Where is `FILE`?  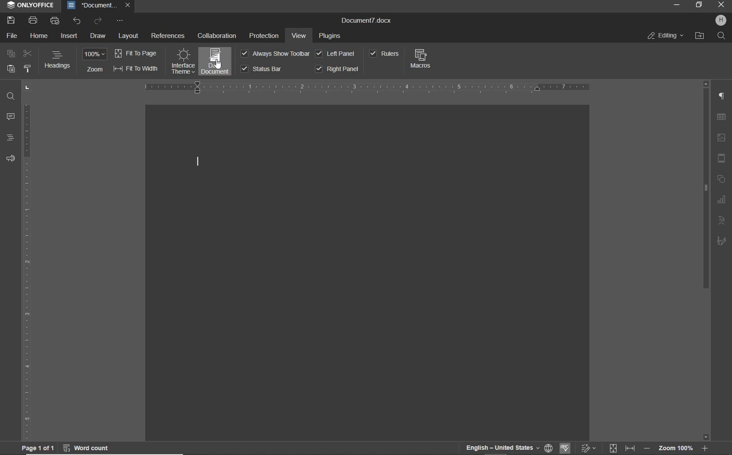
FILE is located at coordinates (11, 37).